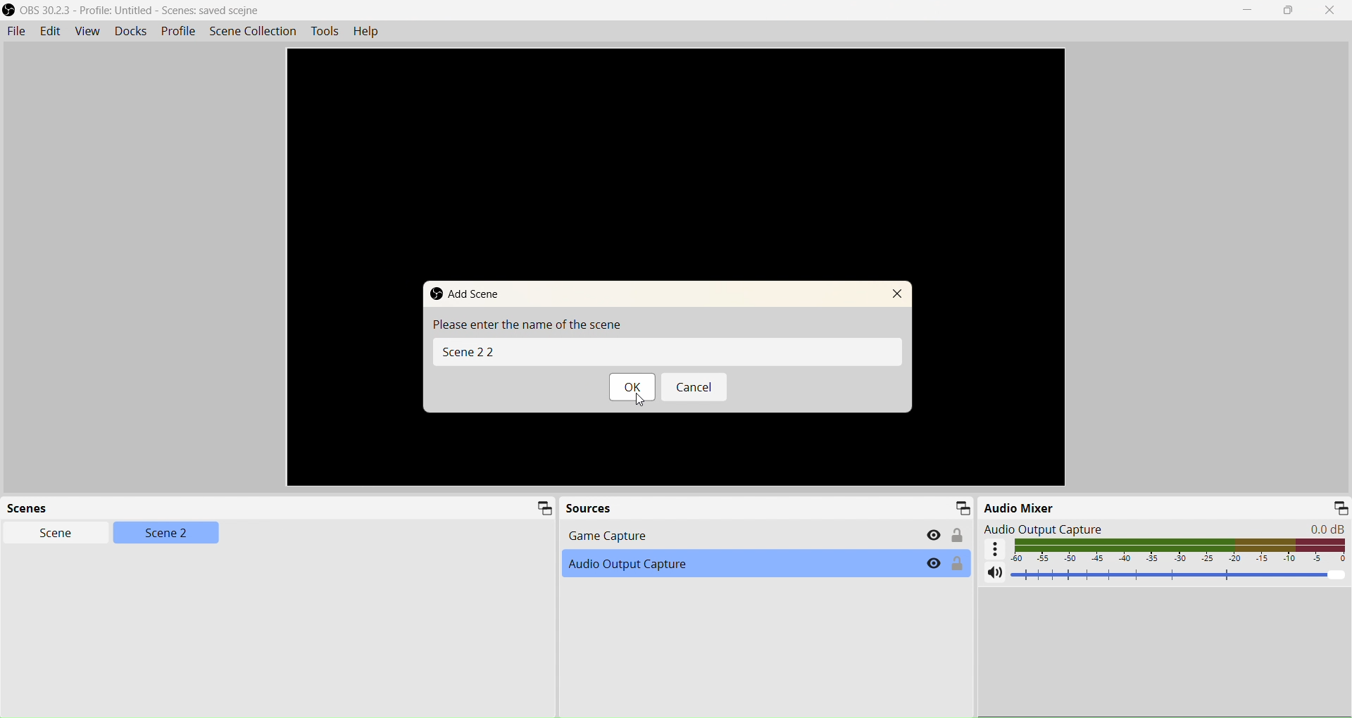 The width and height of the screenshot is (1352, 718). Describe the element at coordinates (764, 534) in the screenshot. I see `Game Capture` at that location.